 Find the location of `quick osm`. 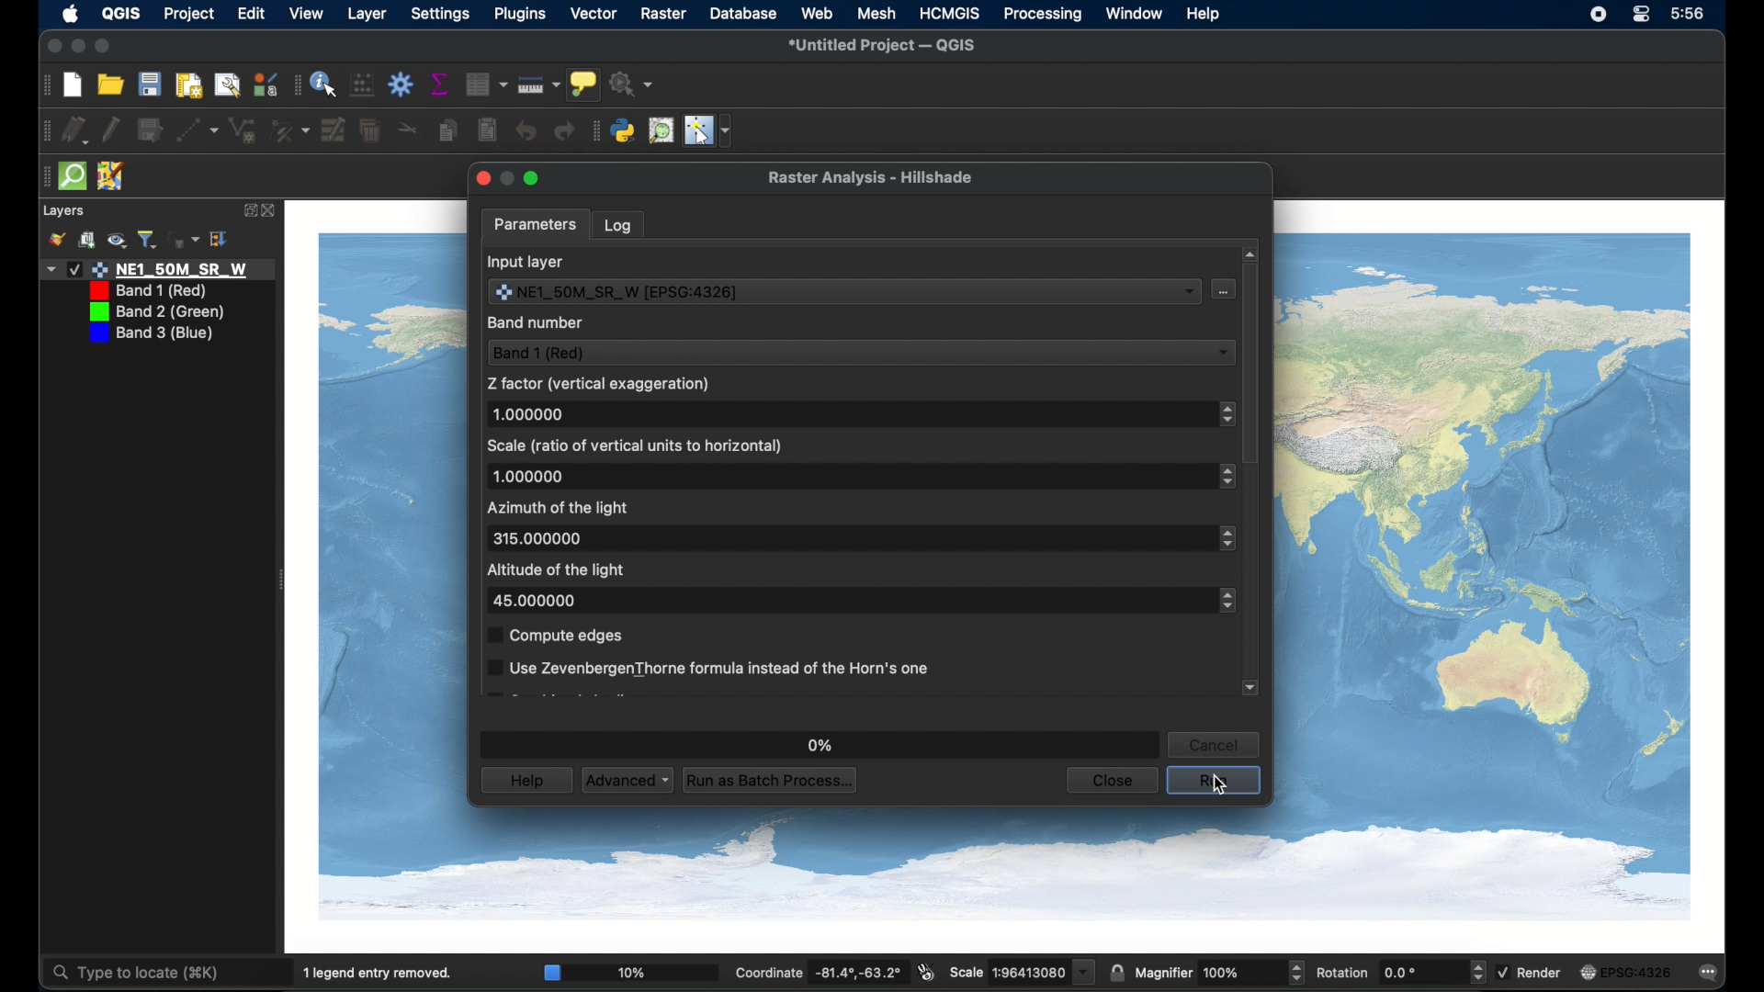

quick osm is located at coordinates (72, 176).